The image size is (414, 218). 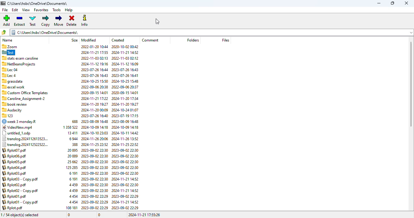 I want to click on 2023-09-02 22:30, so click(x=95, y=185).